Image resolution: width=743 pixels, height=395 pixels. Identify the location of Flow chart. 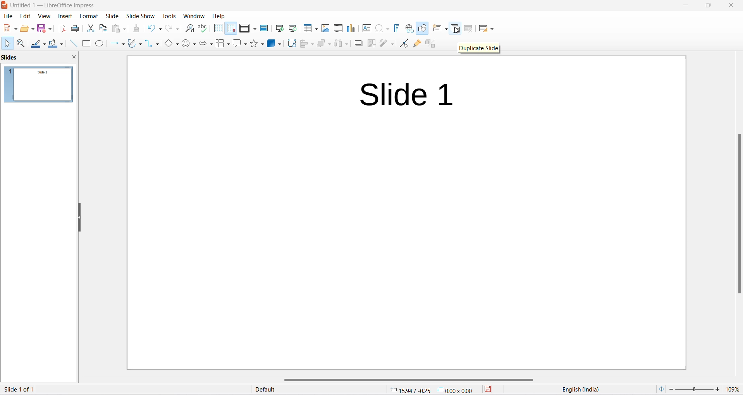
(223, 43).